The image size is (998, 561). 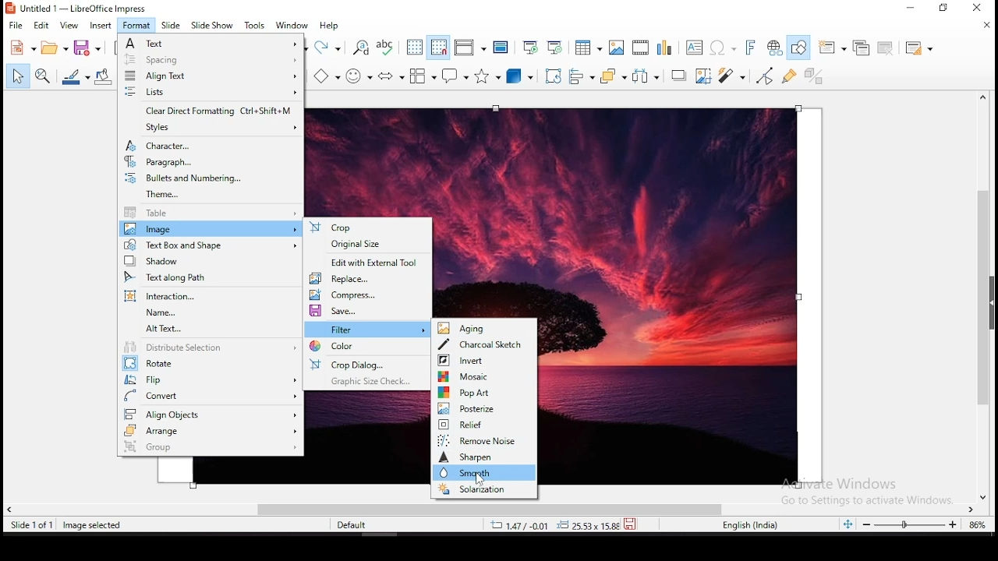 What do you see at coordinates (886, 48) in the screenshot?
I see `delete slide` at bounding box center [886, 48].